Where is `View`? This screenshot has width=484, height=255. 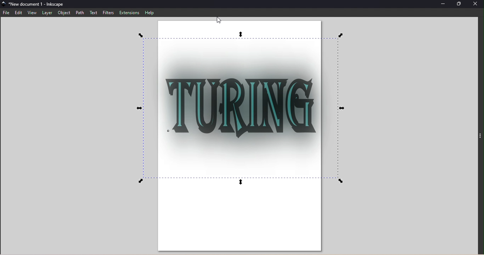 View is located at coordinates (32, 13).